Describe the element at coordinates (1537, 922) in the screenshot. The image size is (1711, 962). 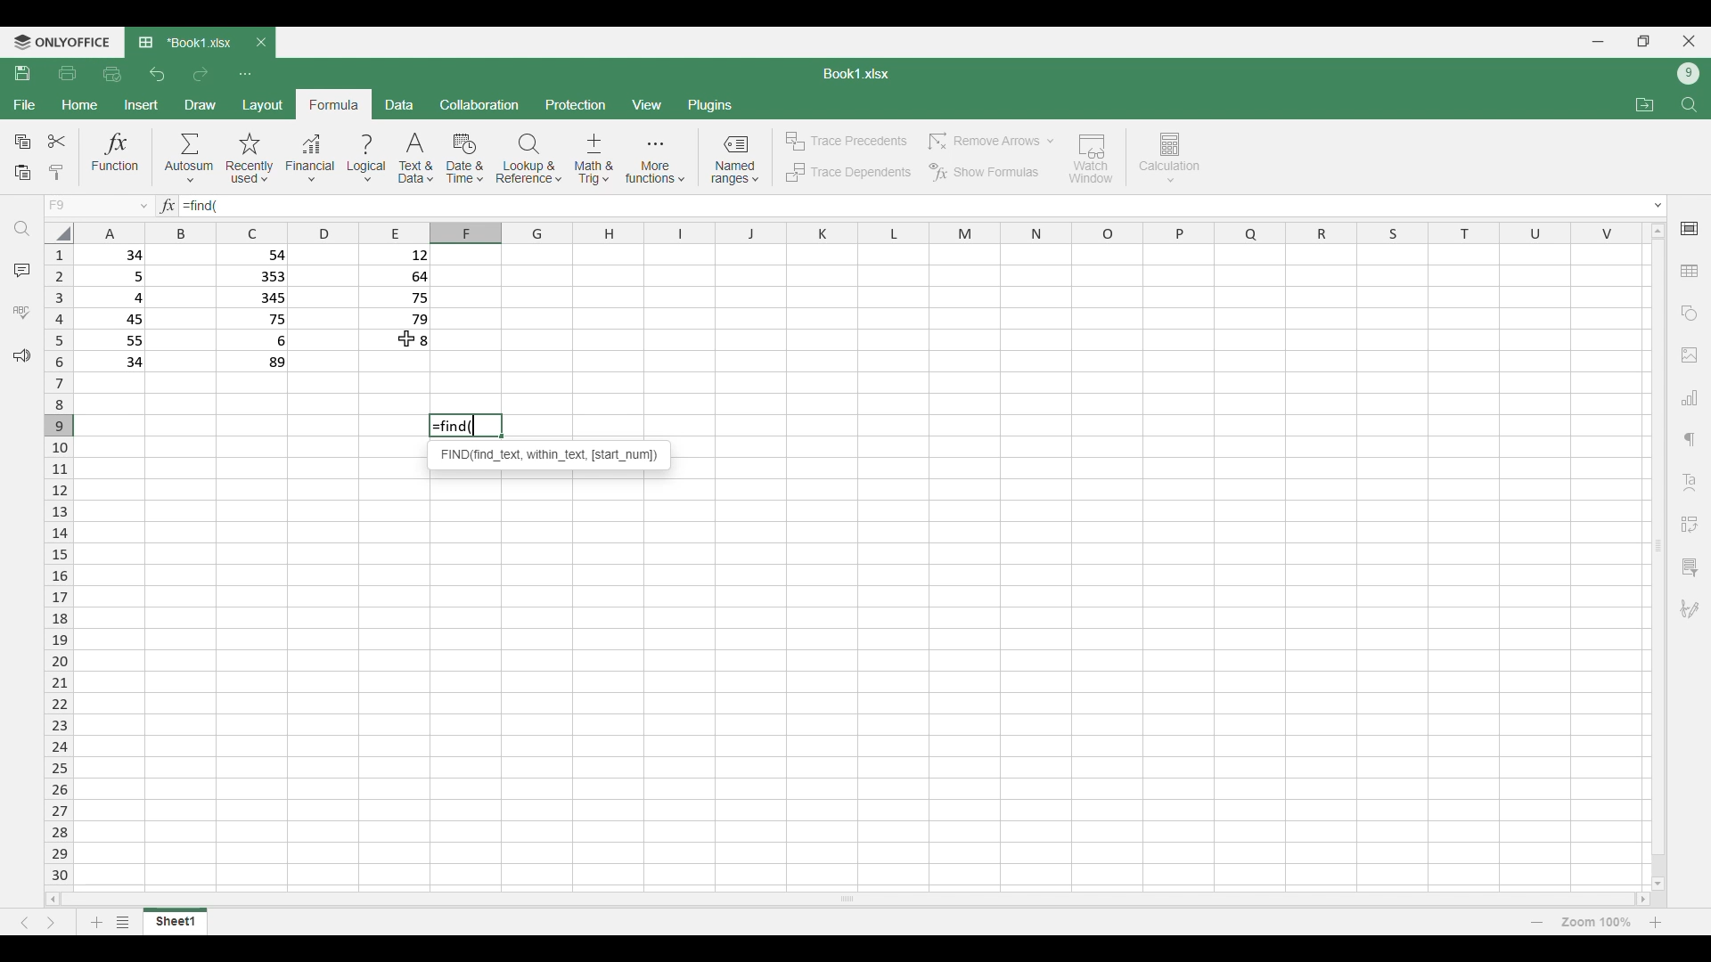
I see `Zoom out` at that location.